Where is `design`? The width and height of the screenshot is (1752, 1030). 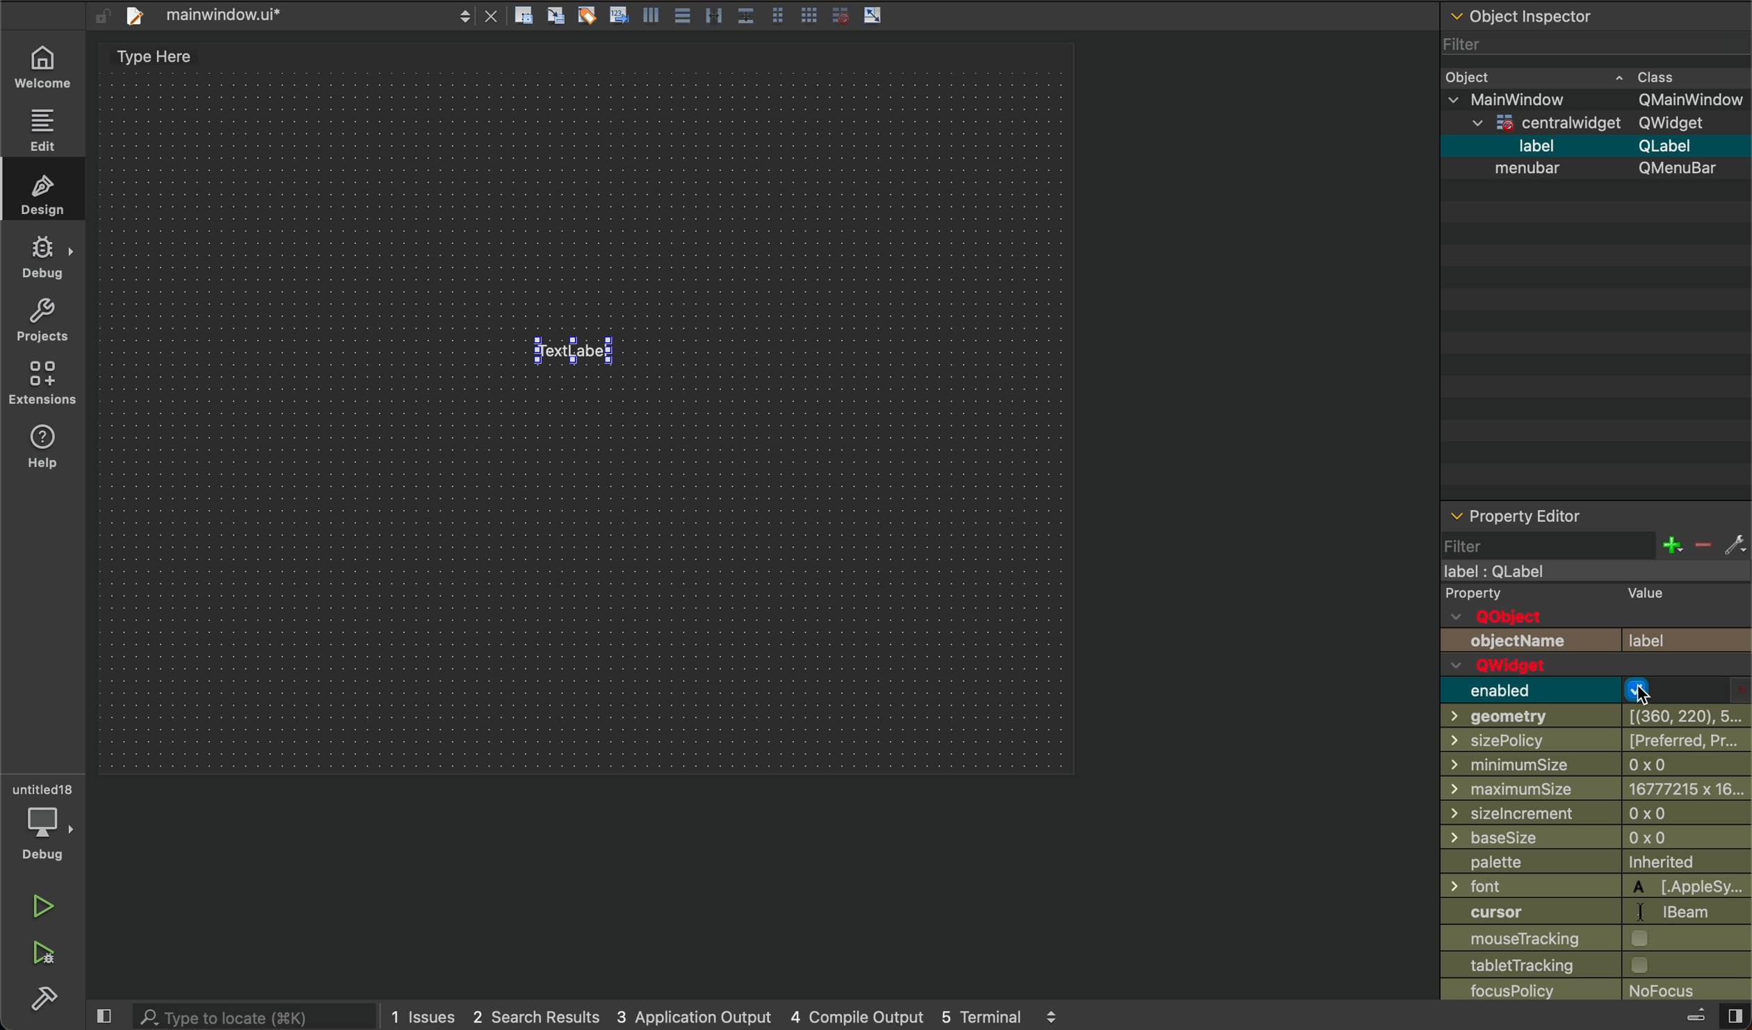 design is located at coordinates (45, 195).